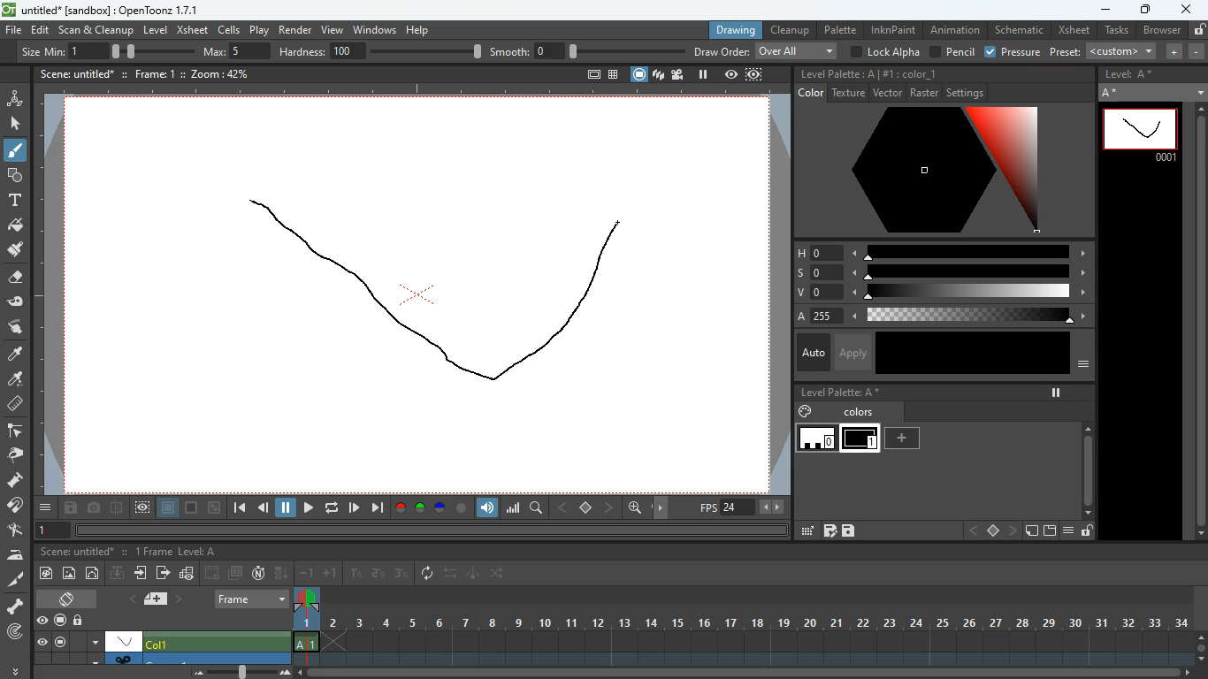 Image resolution: width=1208 pixels, height=679 pixels. I want to click on search, so click(538, 510).